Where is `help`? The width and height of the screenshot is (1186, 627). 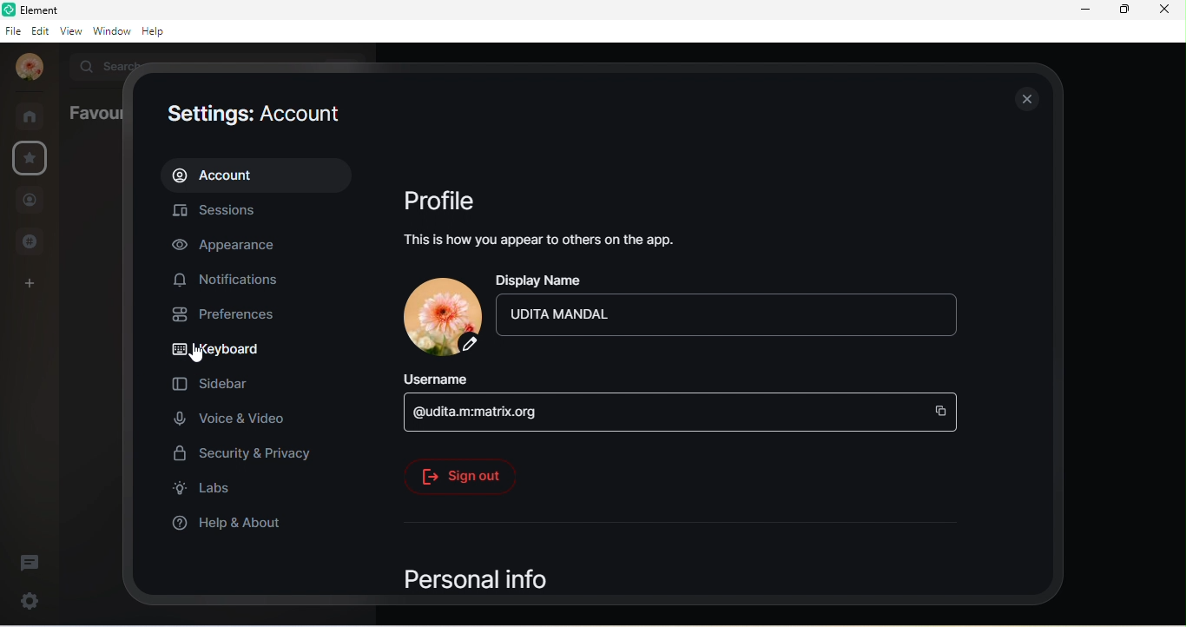 help is located at coordinates (156, 30).